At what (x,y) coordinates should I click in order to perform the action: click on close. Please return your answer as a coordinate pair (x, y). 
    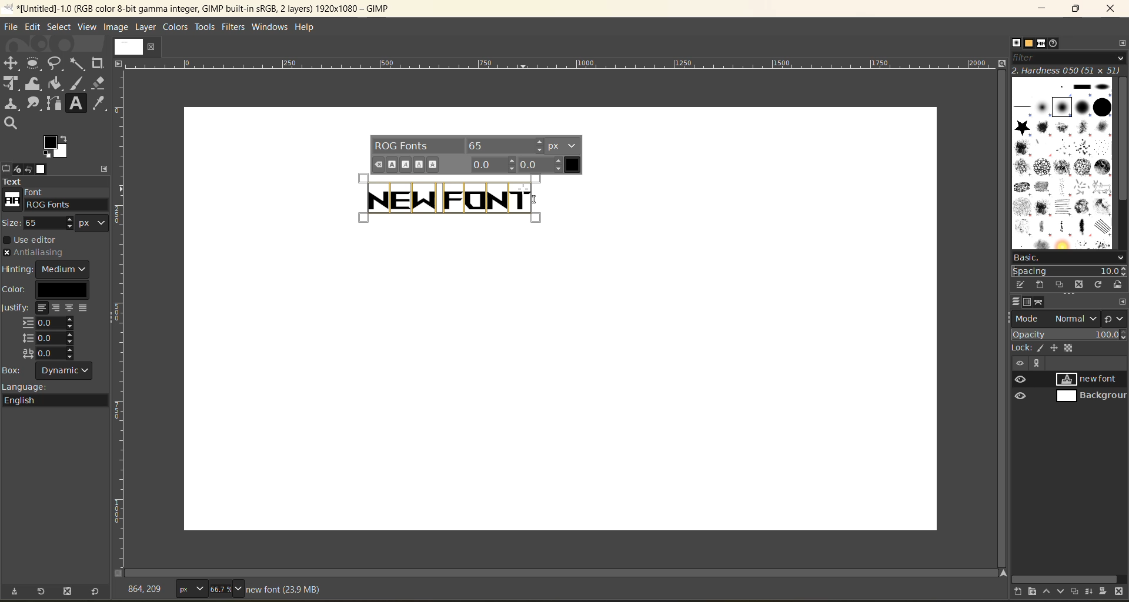
    Looking at the image, I should click on (152, 46).